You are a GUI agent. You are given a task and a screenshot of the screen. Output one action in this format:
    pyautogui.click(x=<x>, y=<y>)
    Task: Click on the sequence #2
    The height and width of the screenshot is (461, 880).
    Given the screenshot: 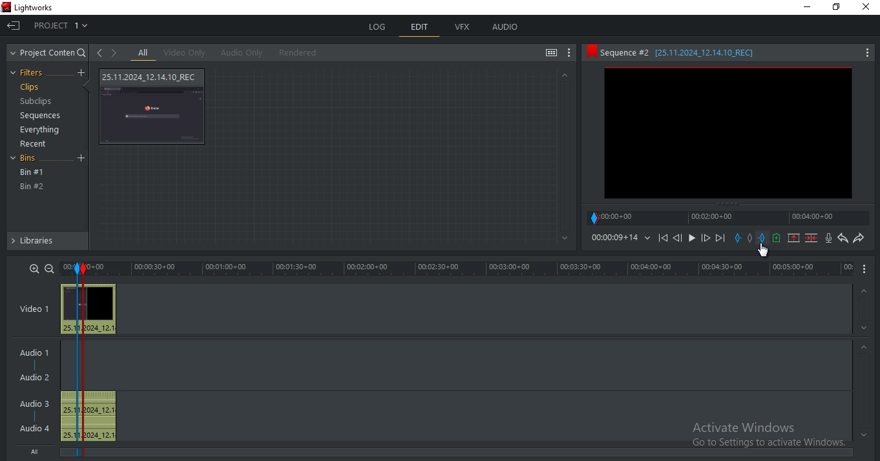 What is the action you would take?
    pyautogui.click(x=714, y=53)
    